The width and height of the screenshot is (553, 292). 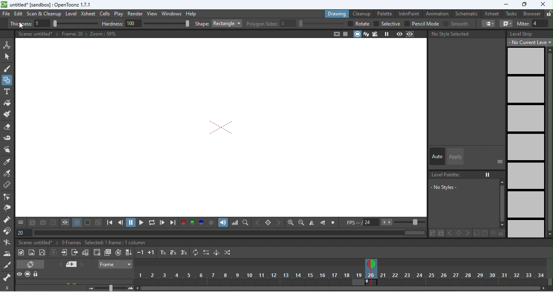 I want to click on thickness, so click(x=54, y=23).